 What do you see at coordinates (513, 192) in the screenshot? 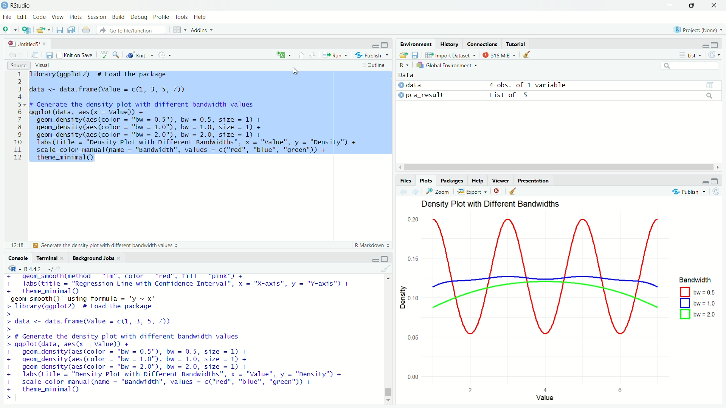
I see `Clear all plots` at bounding box center [513, 192].